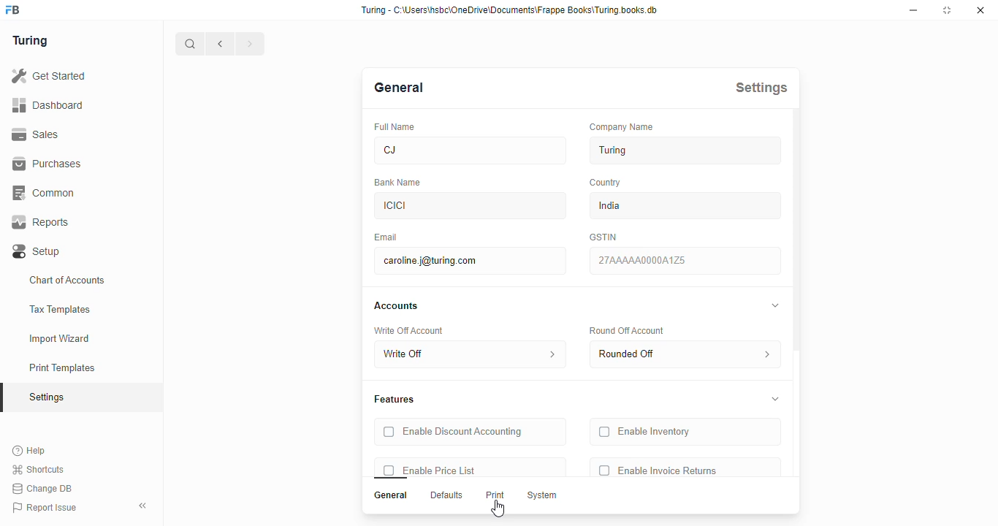 This screenshot has height=526, width=998. I want to click on India, so click(685, 205).